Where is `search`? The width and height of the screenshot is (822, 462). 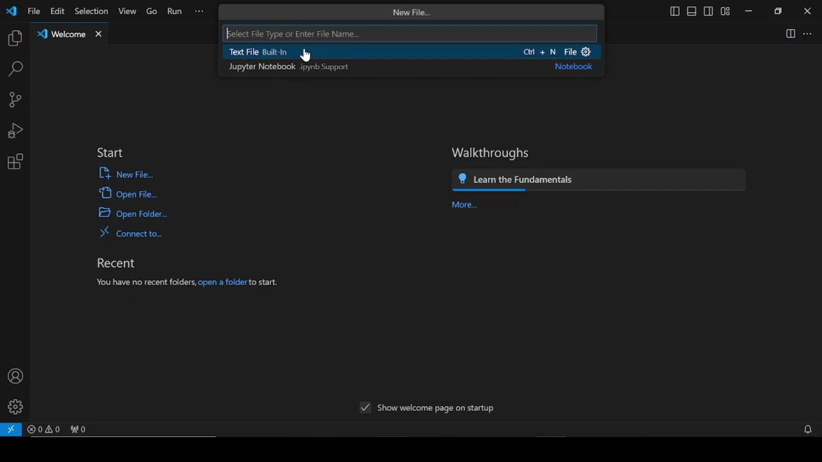 search is located at coordinates (15, 69).